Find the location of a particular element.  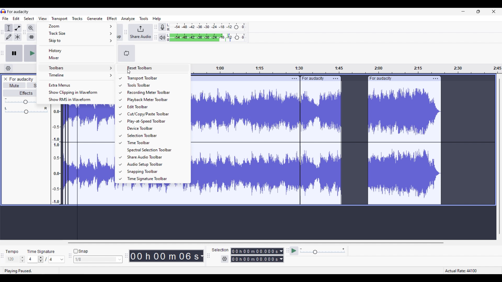

Playback meter is located at coordinates (162, 37).